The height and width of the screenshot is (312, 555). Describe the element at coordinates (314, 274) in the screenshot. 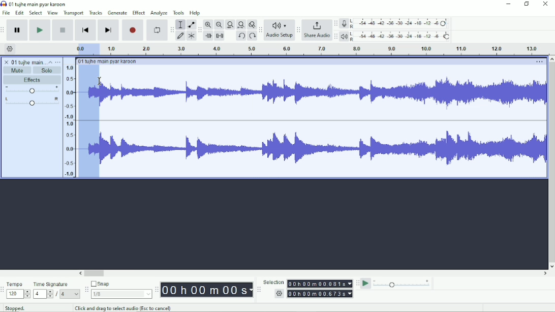

I see `Horizontal scrollbar` at that location.